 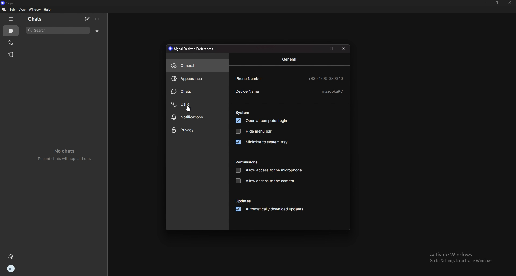 What do you see at coordinates (345, 48) in the screenshot?
I see `close` at bounding box center [345, 48].